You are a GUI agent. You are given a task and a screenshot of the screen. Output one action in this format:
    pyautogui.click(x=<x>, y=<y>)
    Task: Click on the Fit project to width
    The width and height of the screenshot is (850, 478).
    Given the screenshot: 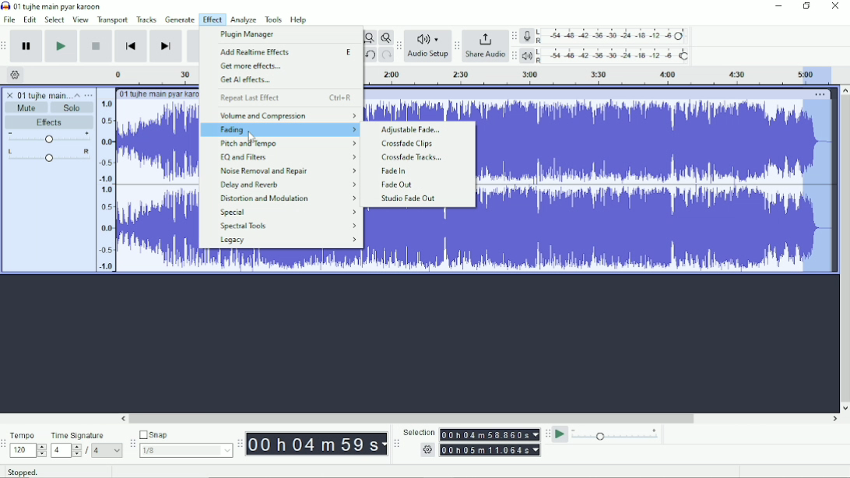 What is the action you would take?
    pyautogui.click(x=369, y=37)
    